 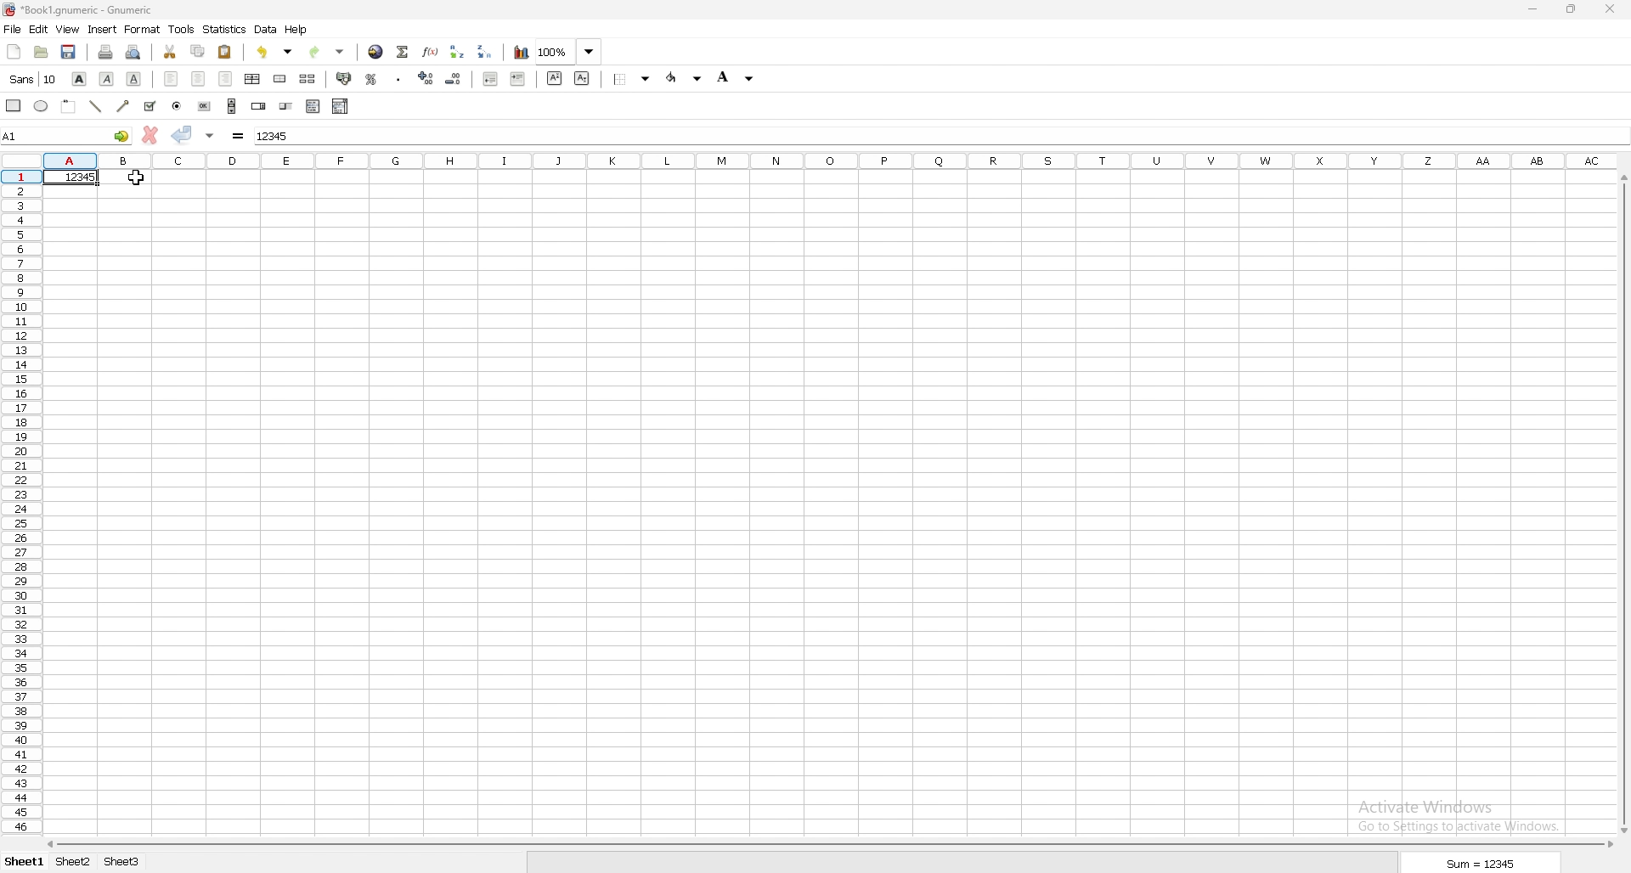 What do you see at coordinates (150, 107) in the screenshot?
I see `tickbox` at bounding box center [150, 107].